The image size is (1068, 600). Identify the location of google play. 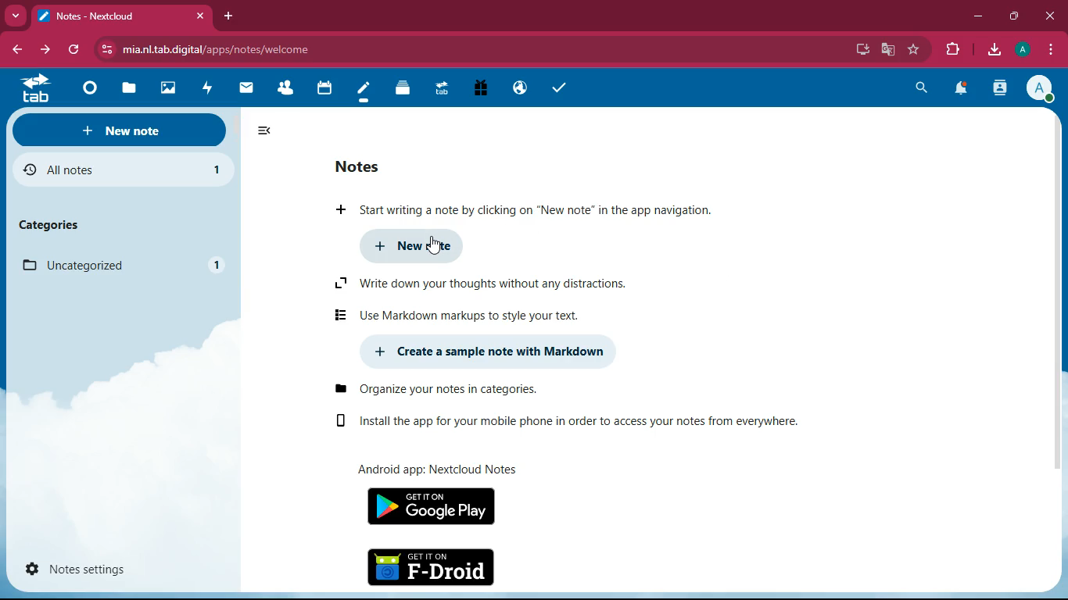
(430, 506).